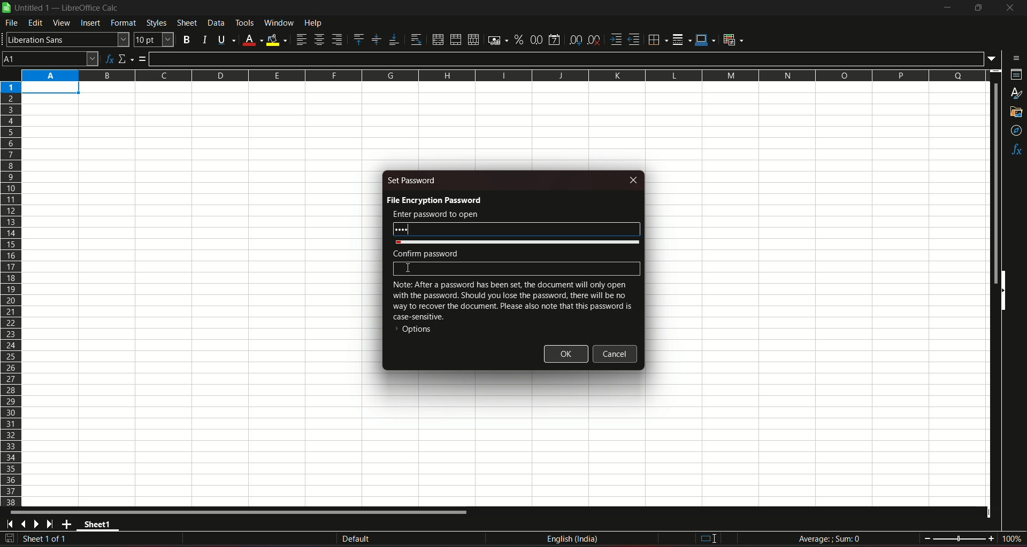 The width and height of the screenshot is (1027, 547). I want to click on libreoffice calc logo, so click(6, 9).